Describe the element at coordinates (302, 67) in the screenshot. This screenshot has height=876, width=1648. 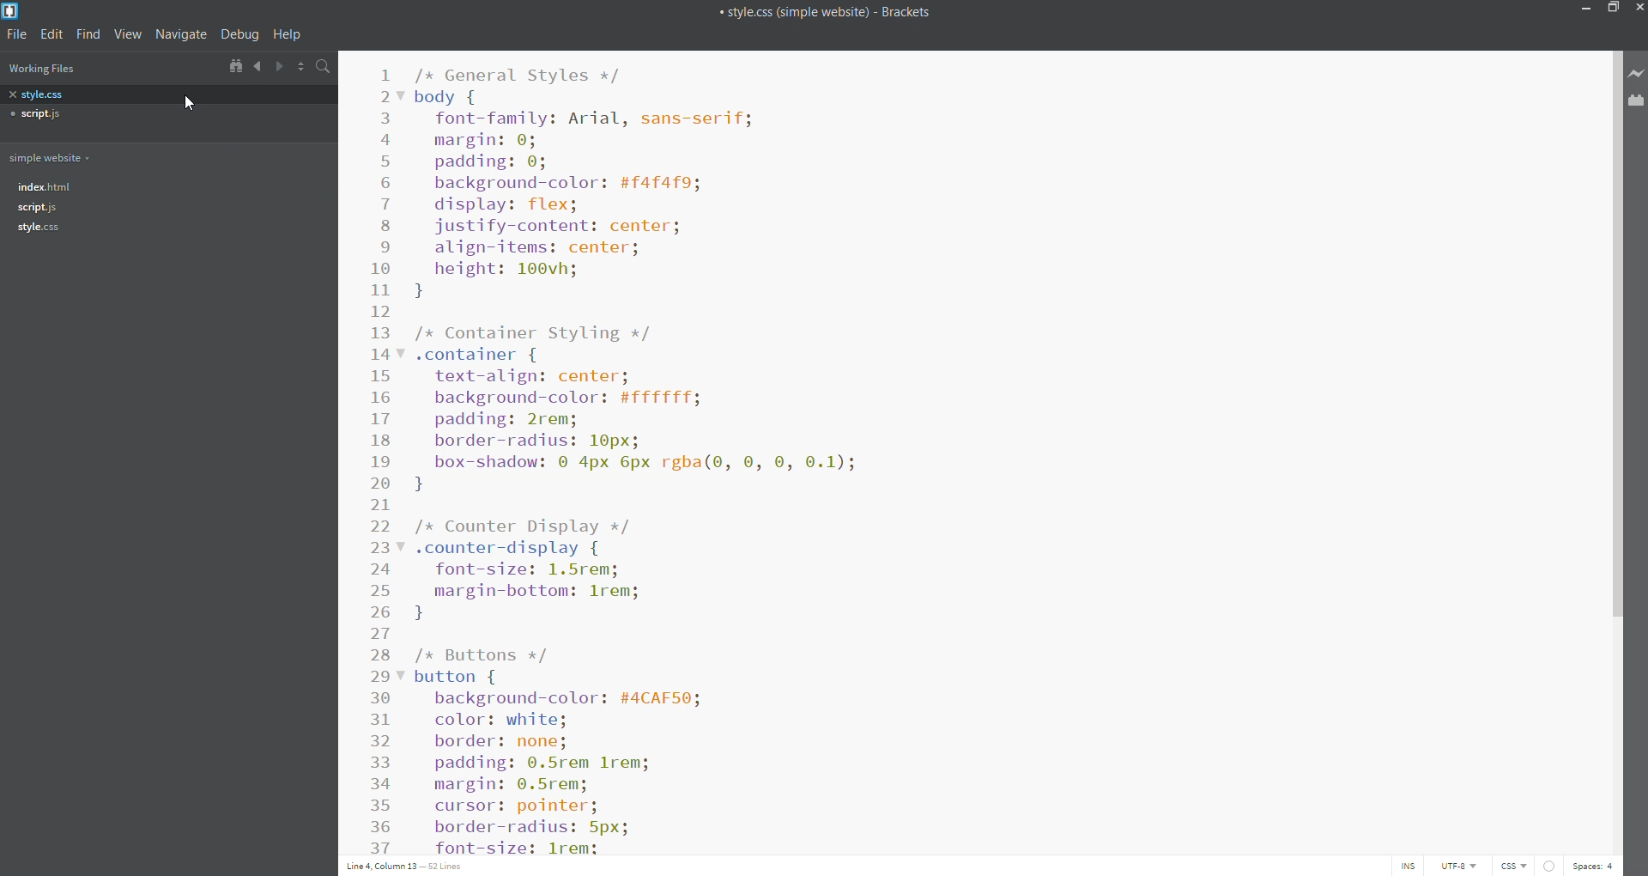
I see `split view` at that location.